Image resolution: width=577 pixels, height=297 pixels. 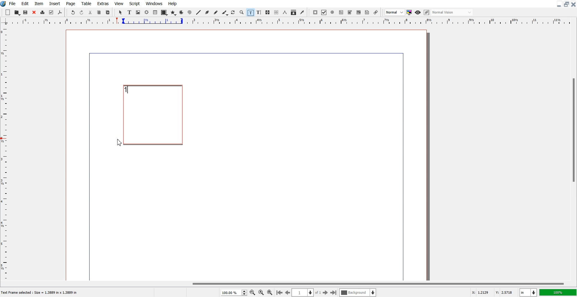 I want to click on Paste, so click(x=108, y=12).